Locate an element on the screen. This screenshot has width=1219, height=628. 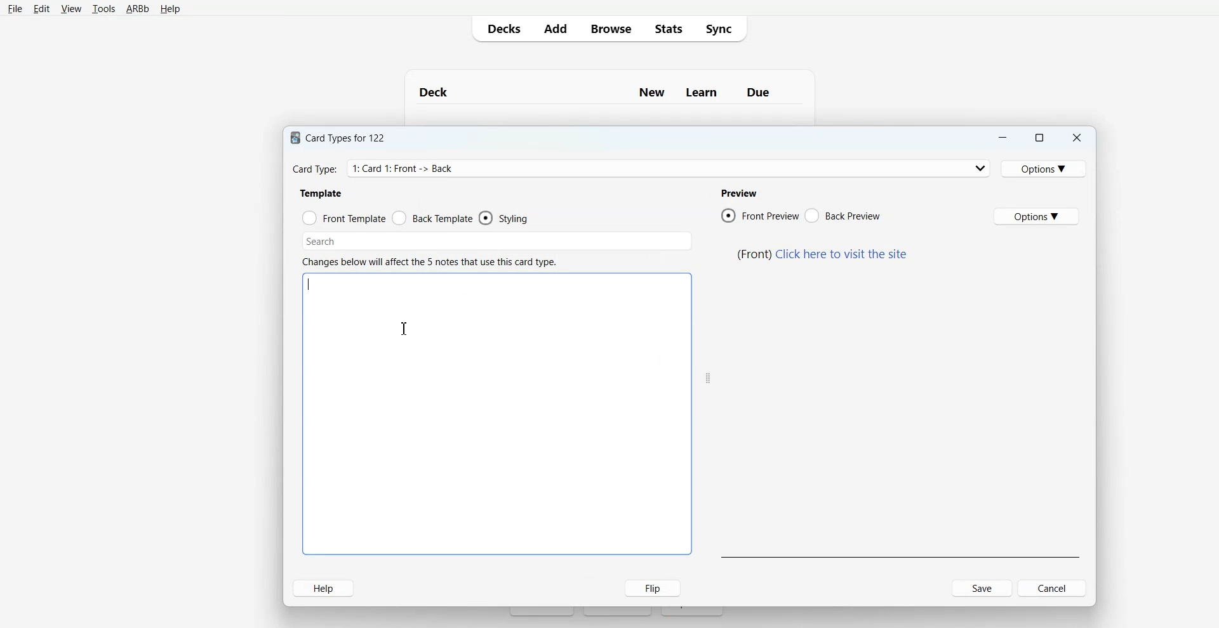
Add is located at coordinates (554, 28).